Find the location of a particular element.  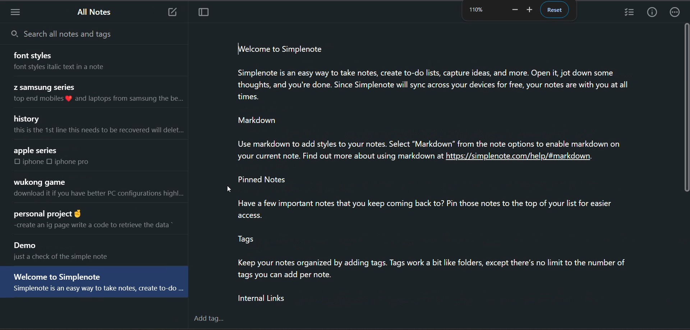

cursor is located at coordinates (229, 189).